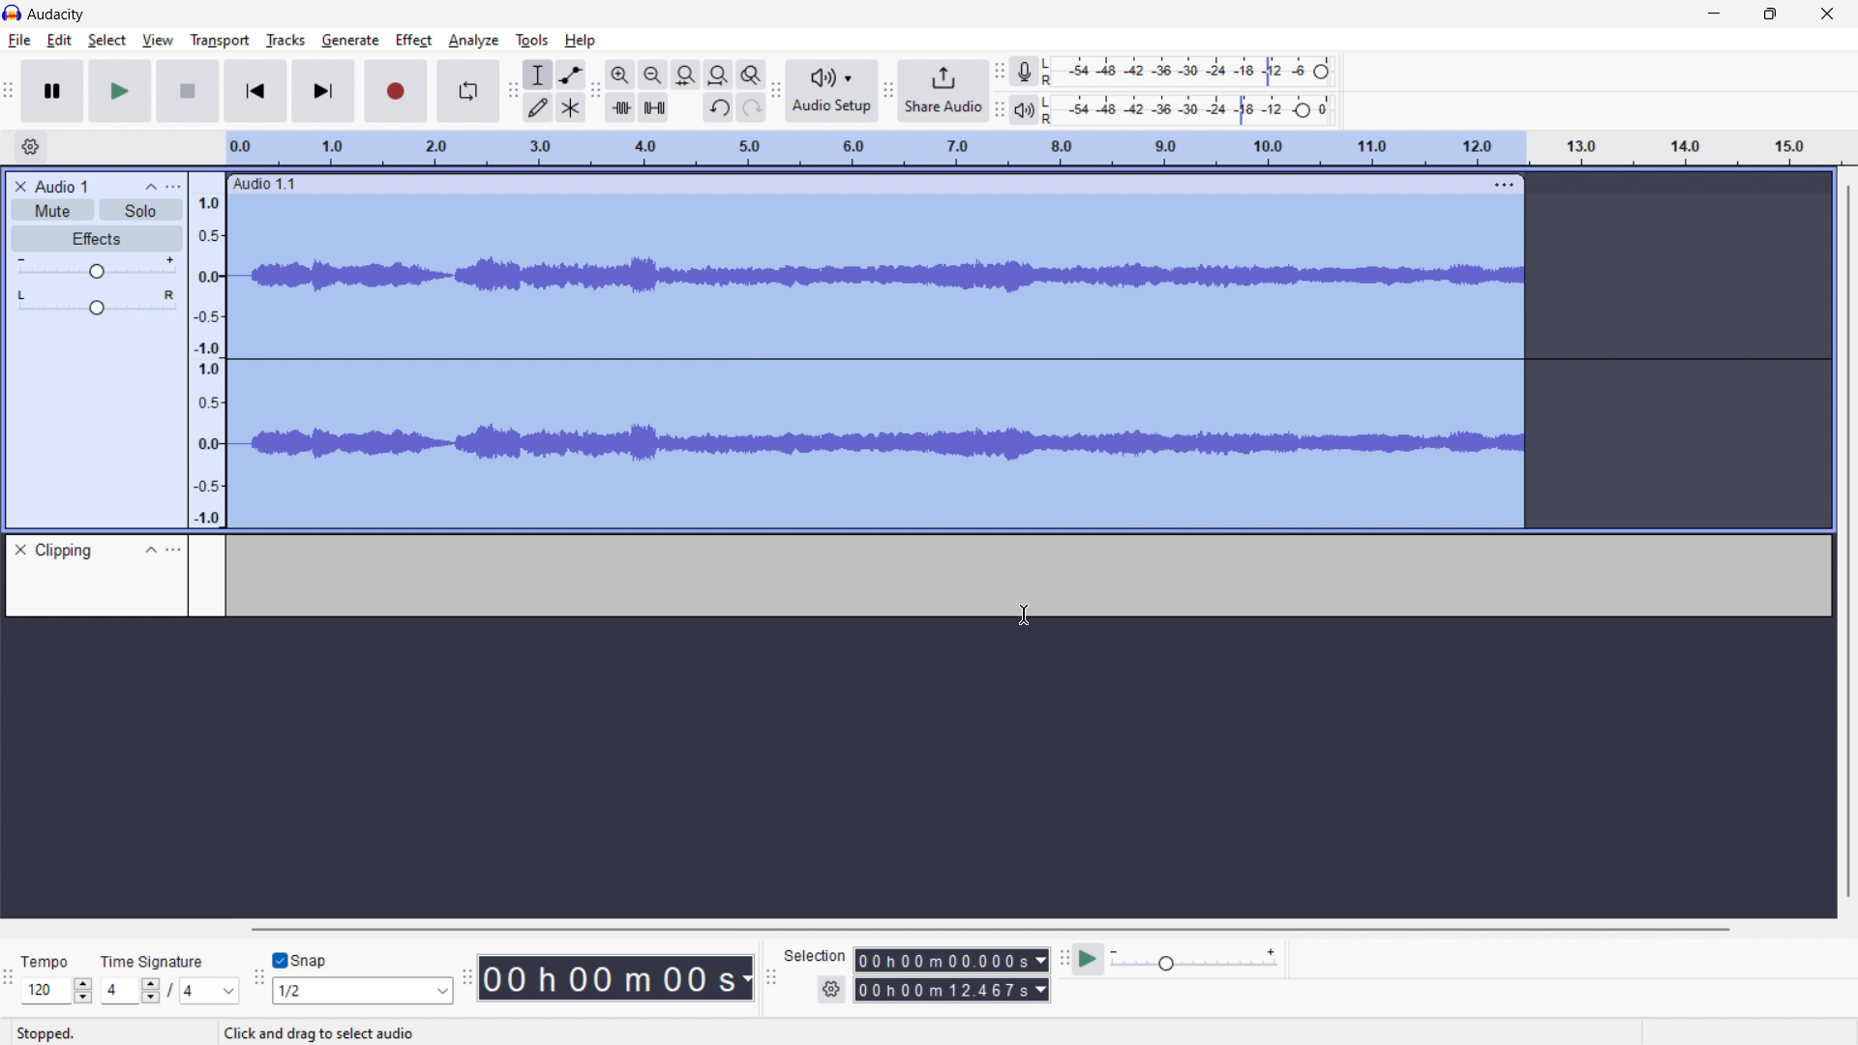 Image resolution: width=1858 pixels, height=1045 pixels. I want to click on help, so click(582, 42).